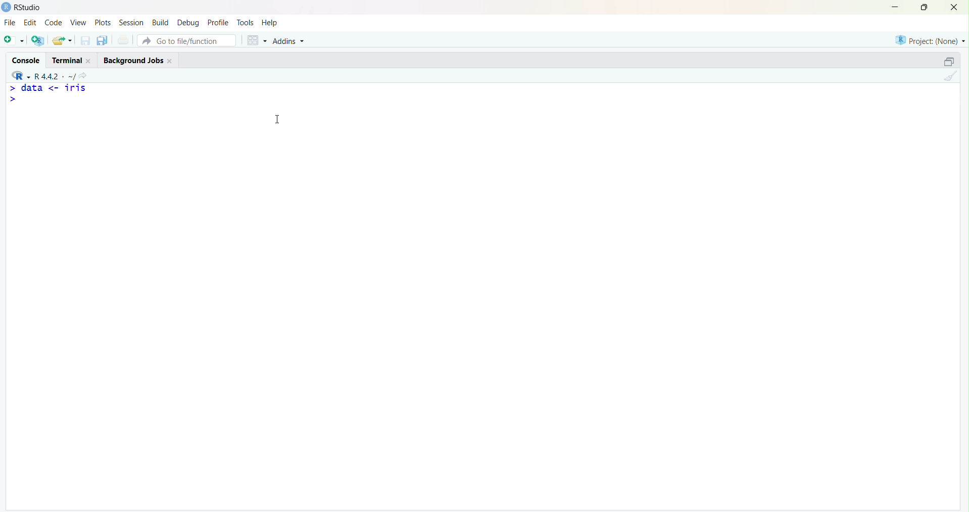  What do you see at coordinates (53, 23) in the screenshot?
I see `Code` at bounding box center [53, 23].